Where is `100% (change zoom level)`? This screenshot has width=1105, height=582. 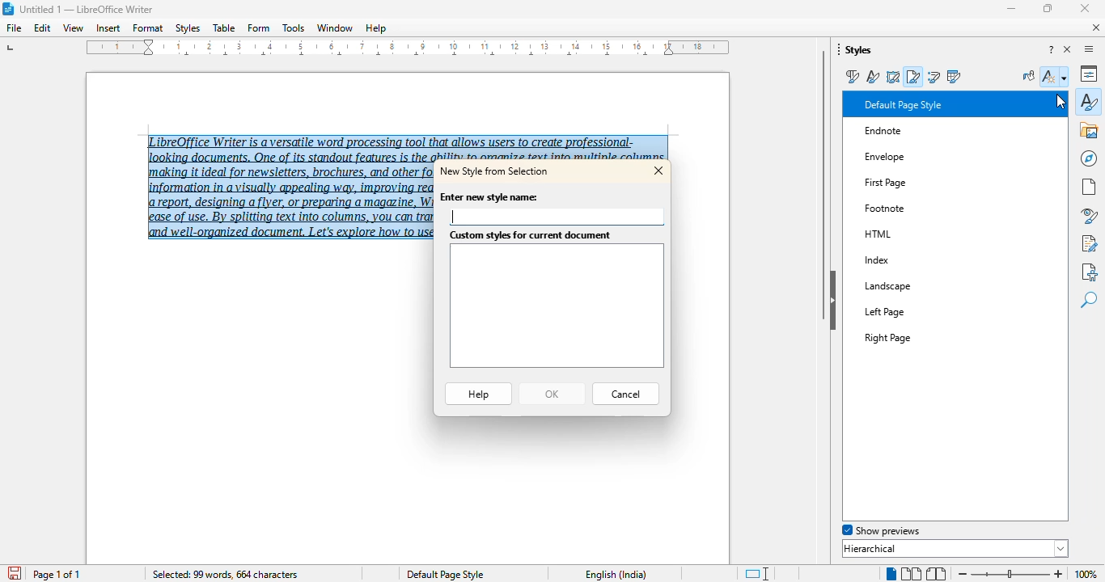
100% (change zoom level) is located at coordinates (1088, 575).